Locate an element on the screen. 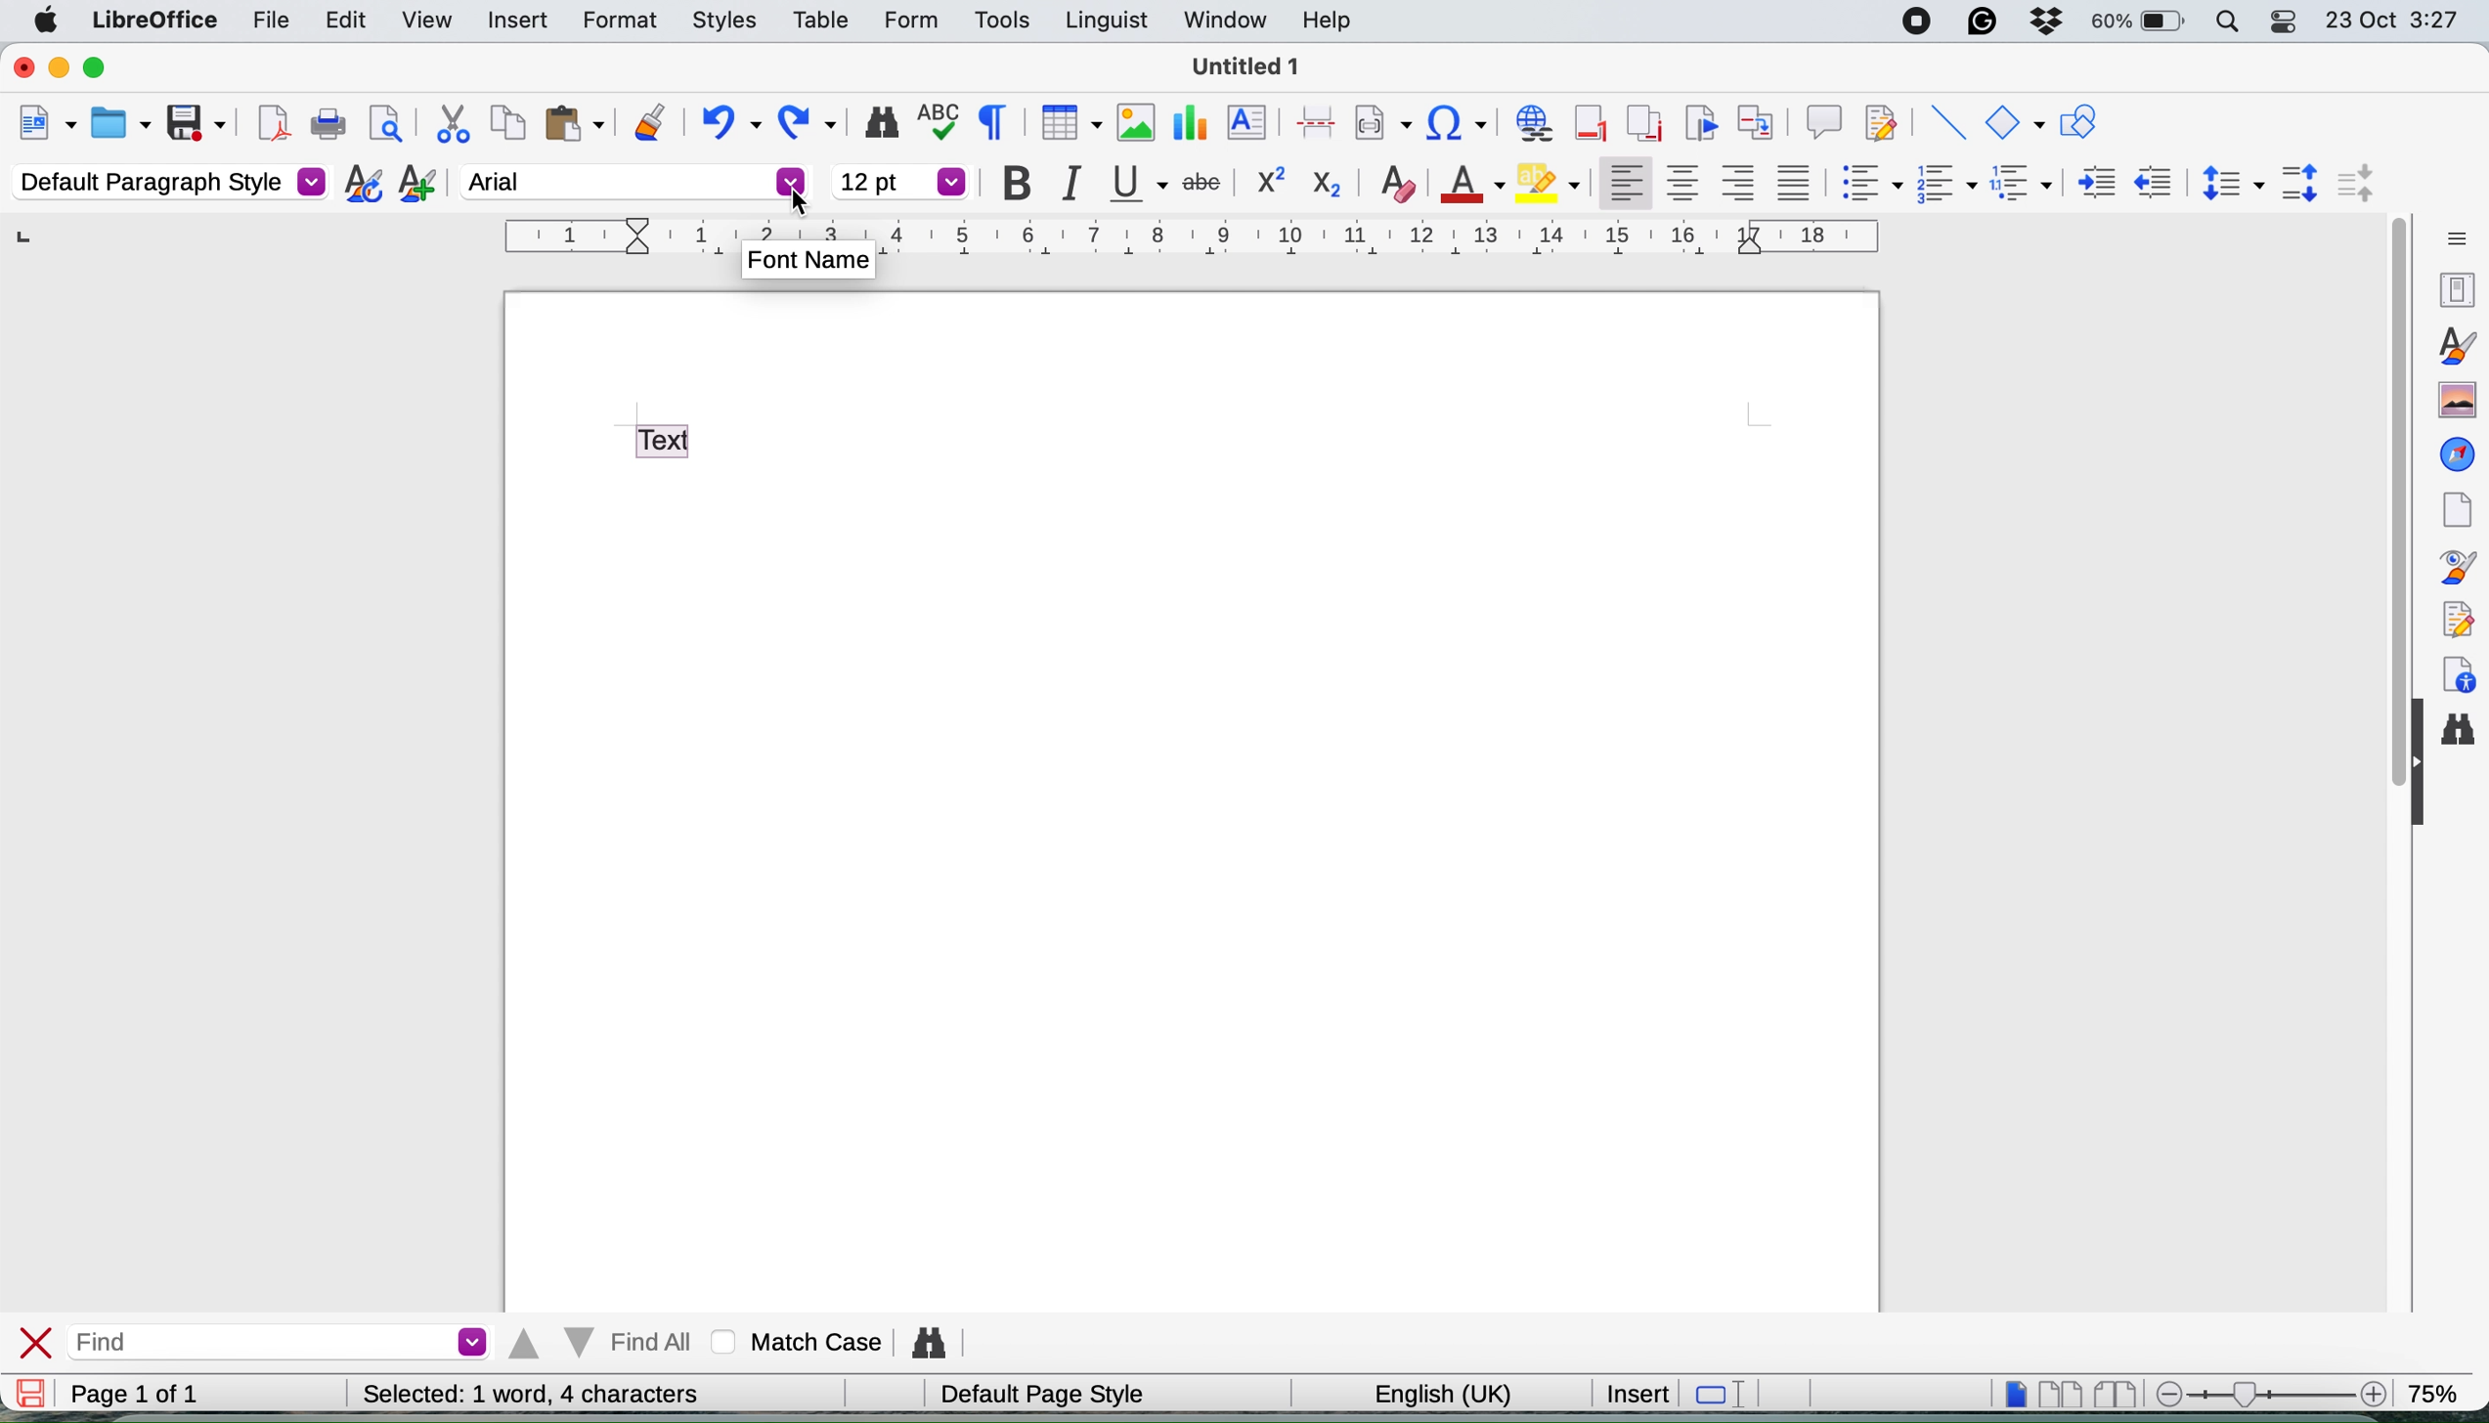 The image size is (2489, 1423). arial is located at coordinates (635, 181).